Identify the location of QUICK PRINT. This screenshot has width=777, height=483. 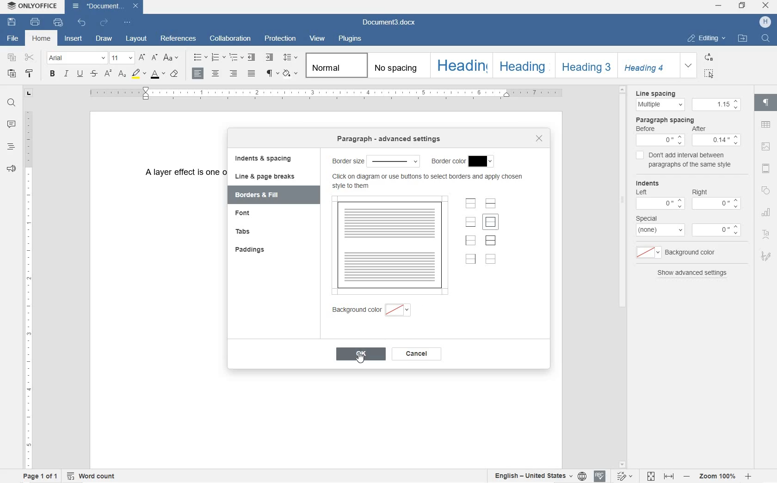
(58, 24).